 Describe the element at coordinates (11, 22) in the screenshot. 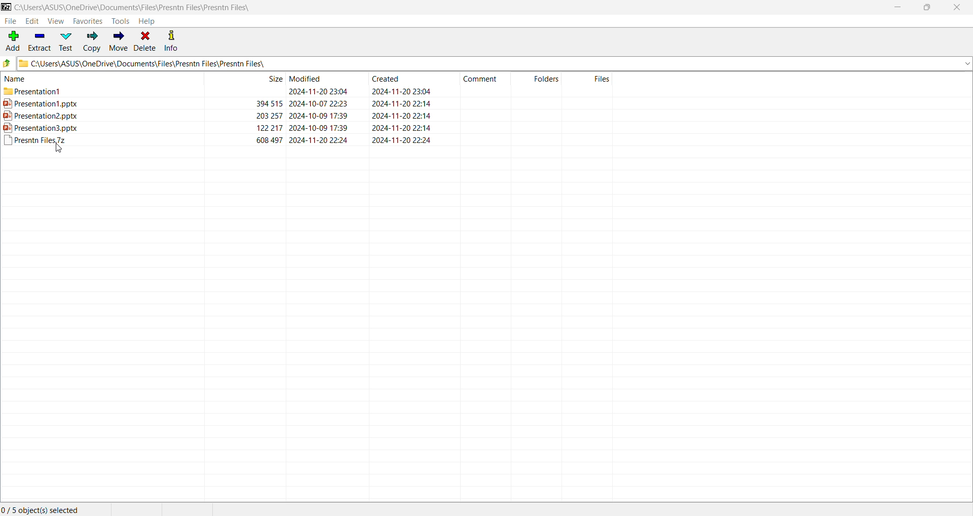

I see `File` at that location.